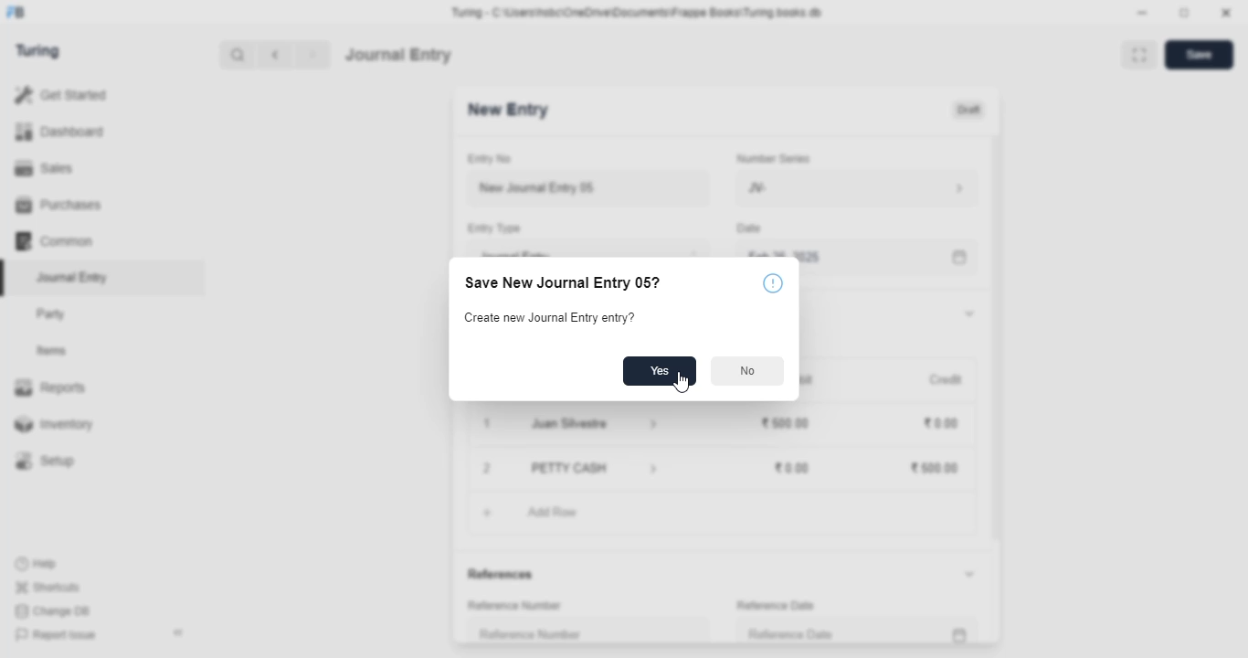 The height and width of the screenshot is (658, 1248). Describe the element at coordinates (45, 167) in the screenshot. I see `sales` at that location.